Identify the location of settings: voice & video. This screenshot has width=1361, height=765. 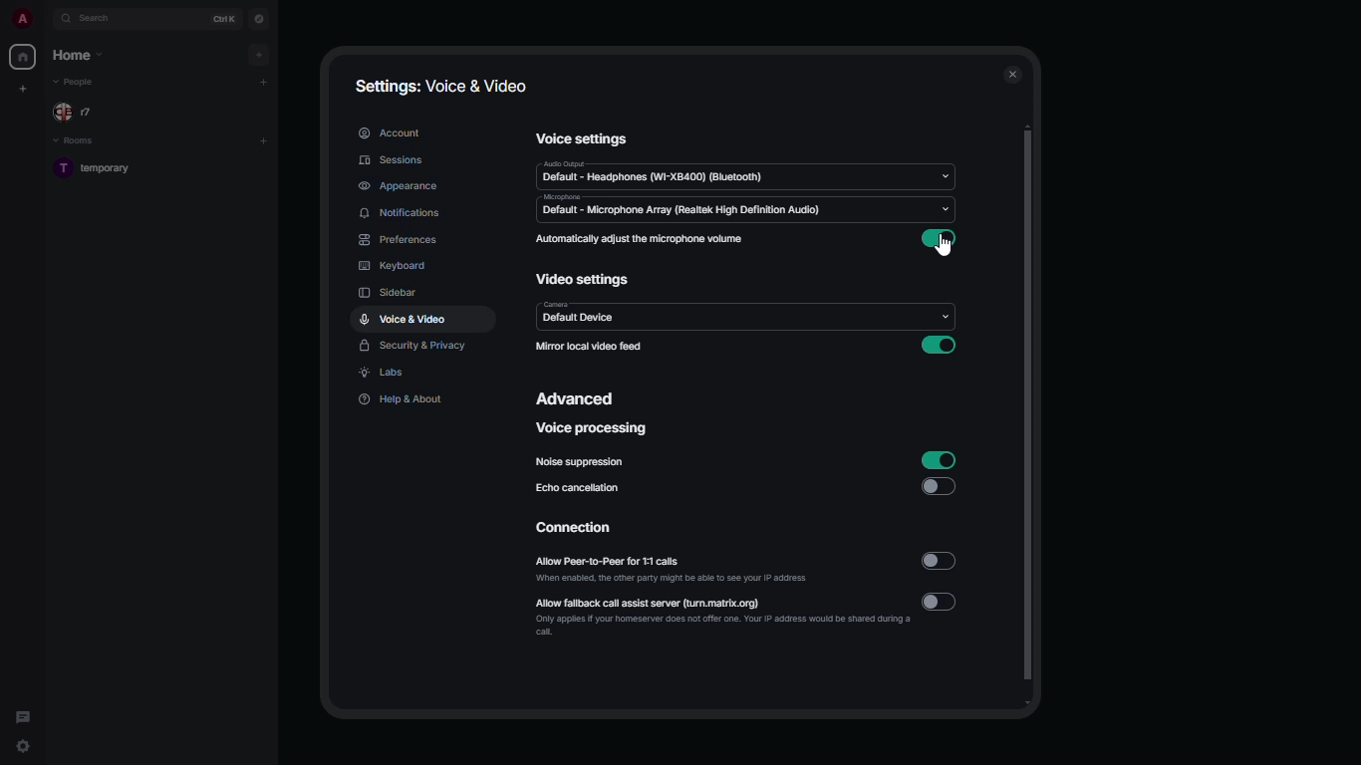
(438, 86).